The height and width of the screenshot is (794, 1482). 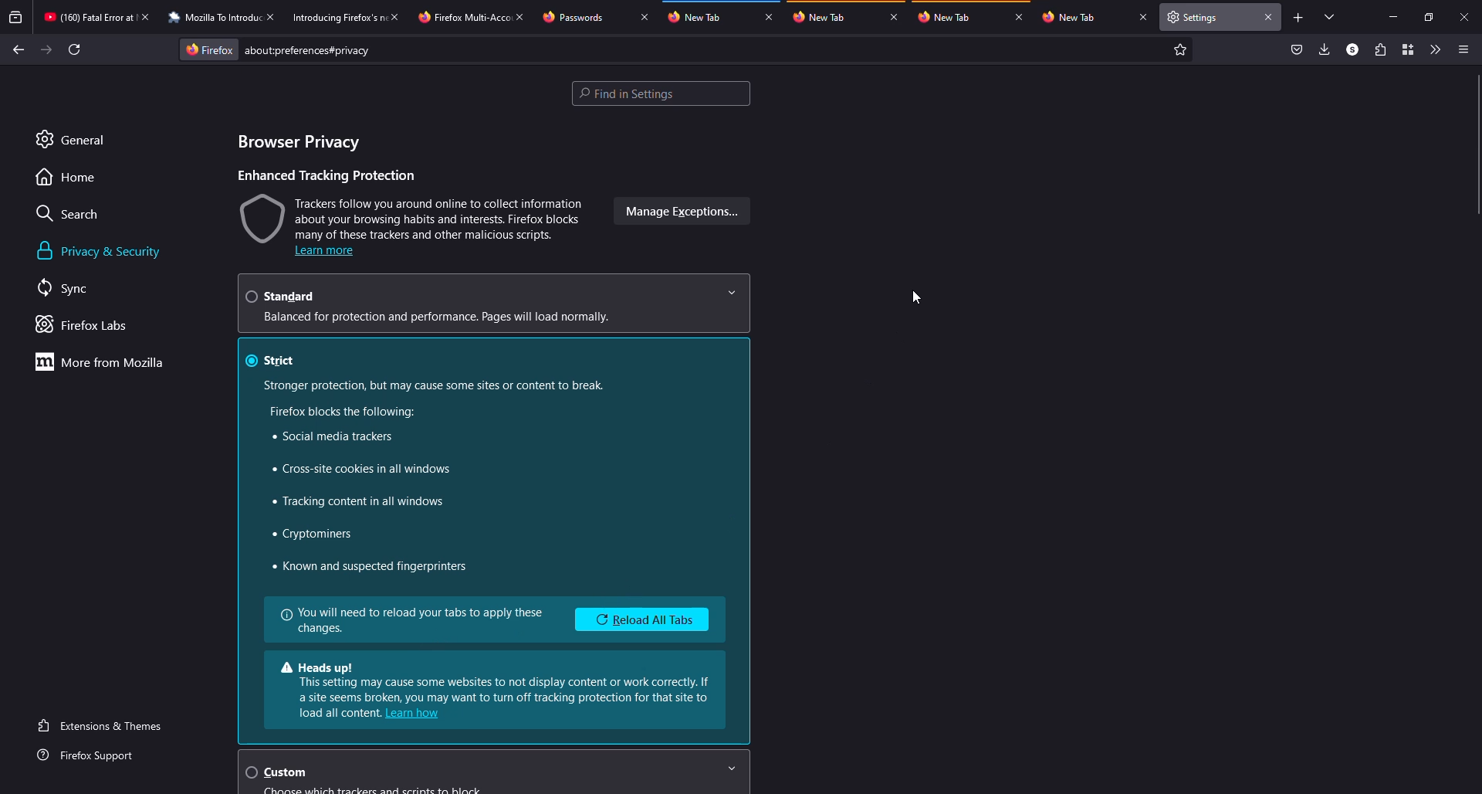 What do you see at coordinates (149, 17) in the screenshot?
I see `close` at bounding box center [149, 17].